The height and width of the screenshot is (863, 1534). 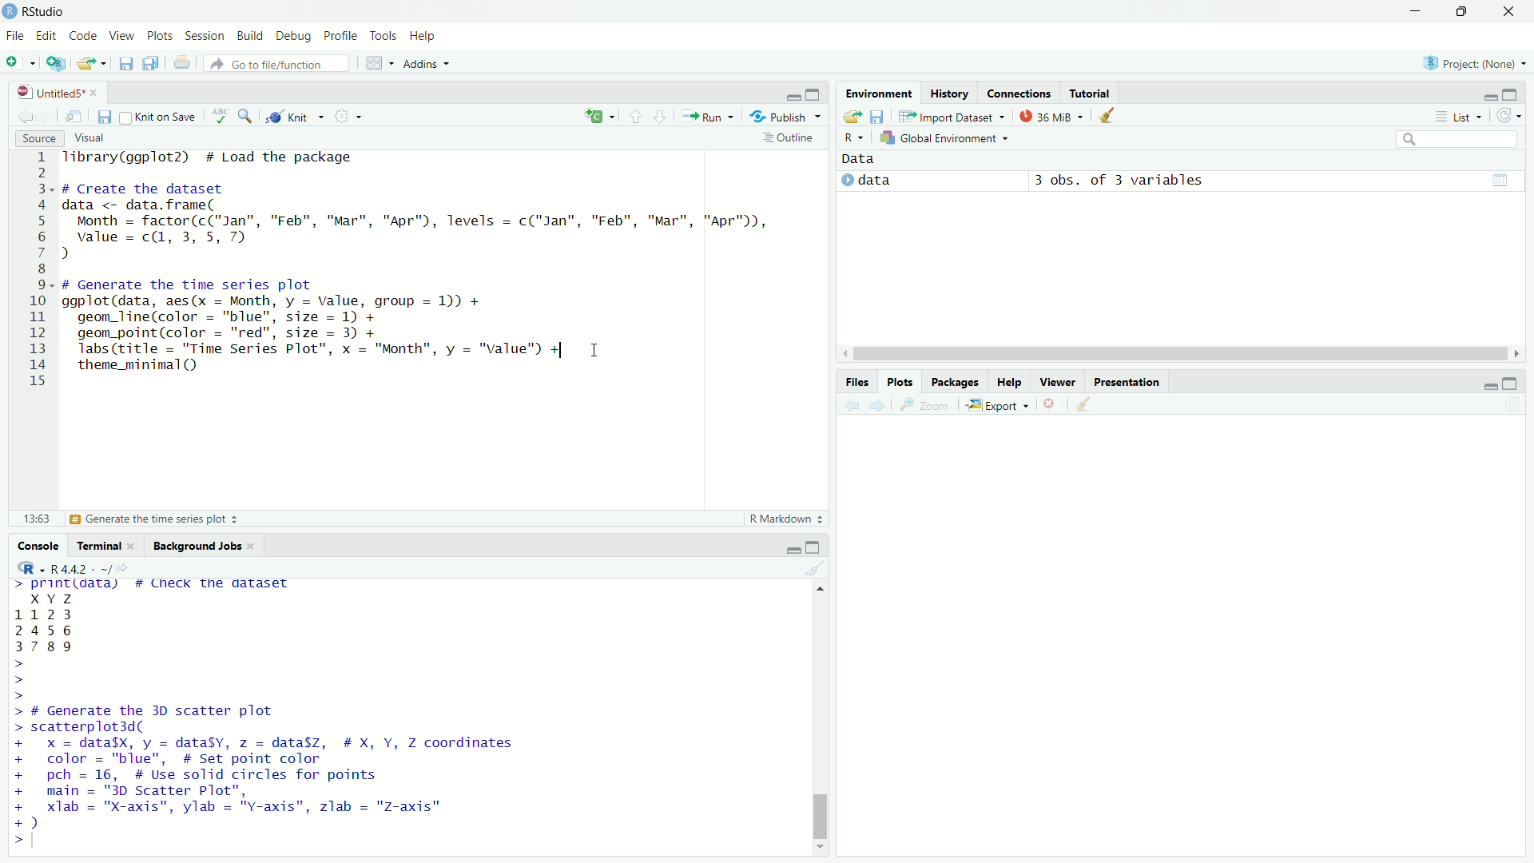 What do you see at coordinates (1518, 382) in the screenshot?
I see `maximize` at bounding box center [1518, 382].